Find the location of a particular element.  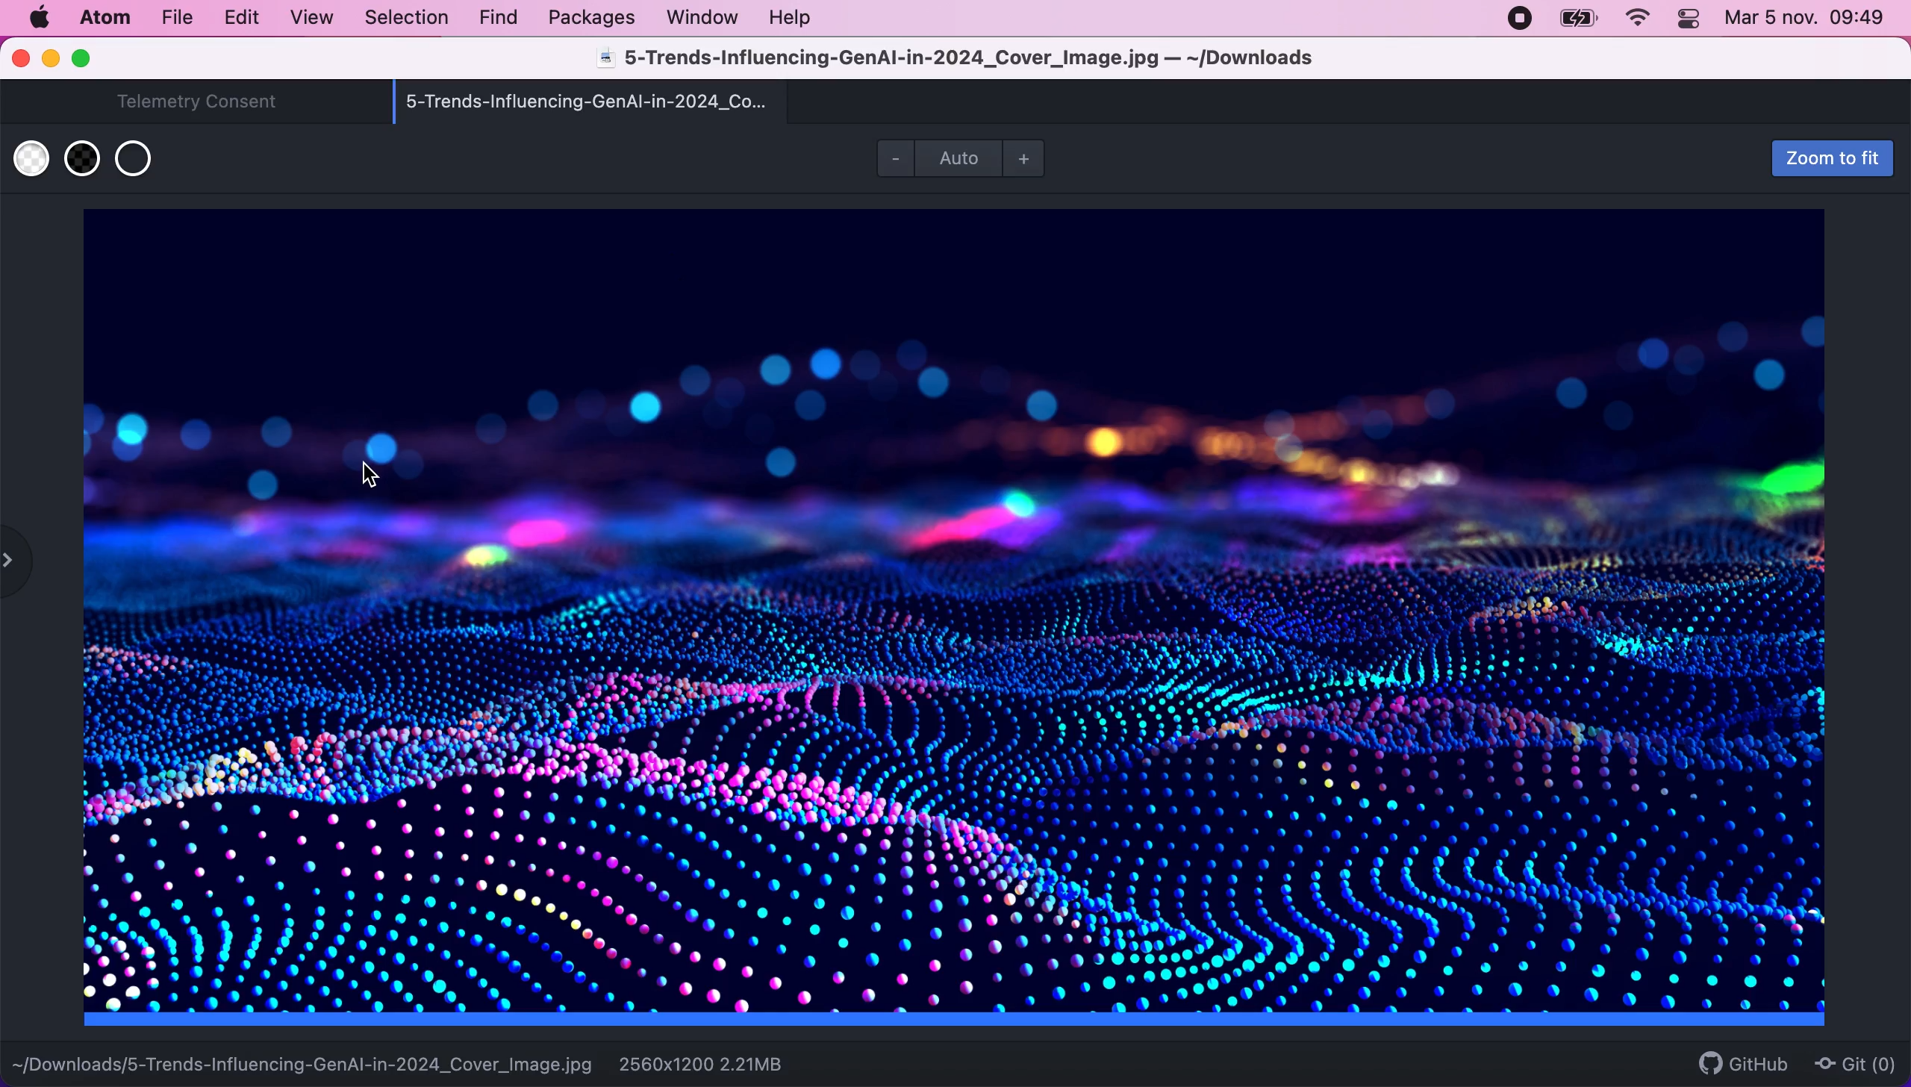

minimize is located at coordinates (52, 60).